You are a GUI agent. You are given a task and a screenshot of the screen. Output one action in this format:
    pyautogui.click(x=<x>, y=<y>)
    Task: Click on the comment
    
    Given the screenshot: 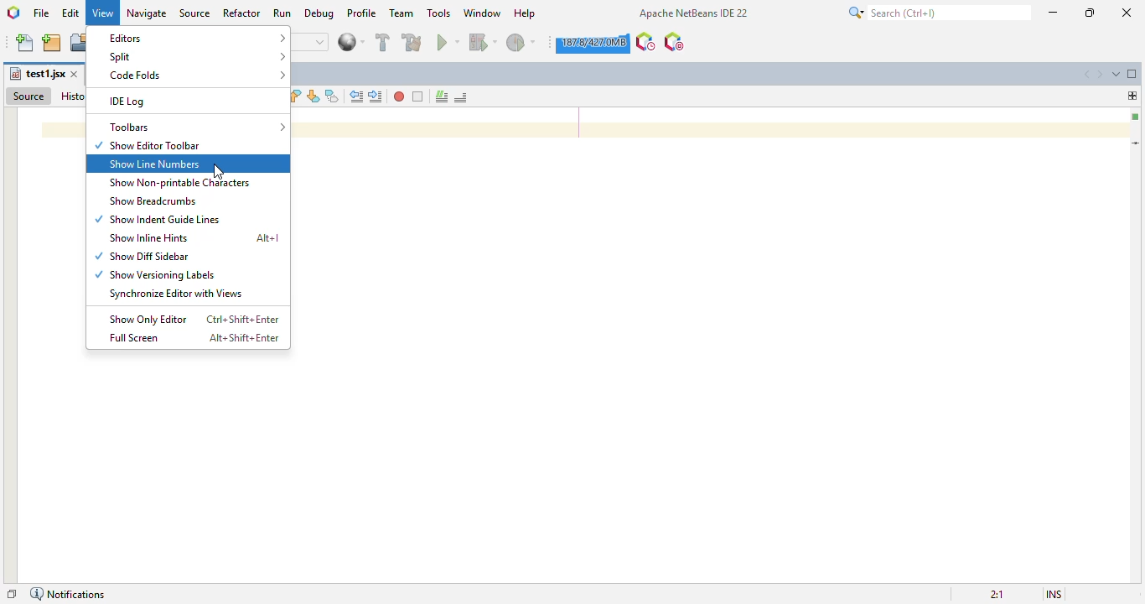 What is the action you would take?
    pyautogui.click(x=442, y=96)
    